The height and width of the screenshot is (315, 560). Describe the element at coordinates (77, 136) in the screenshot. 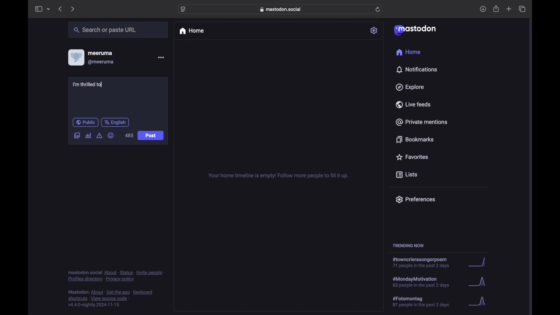

I see `add image` at that location.